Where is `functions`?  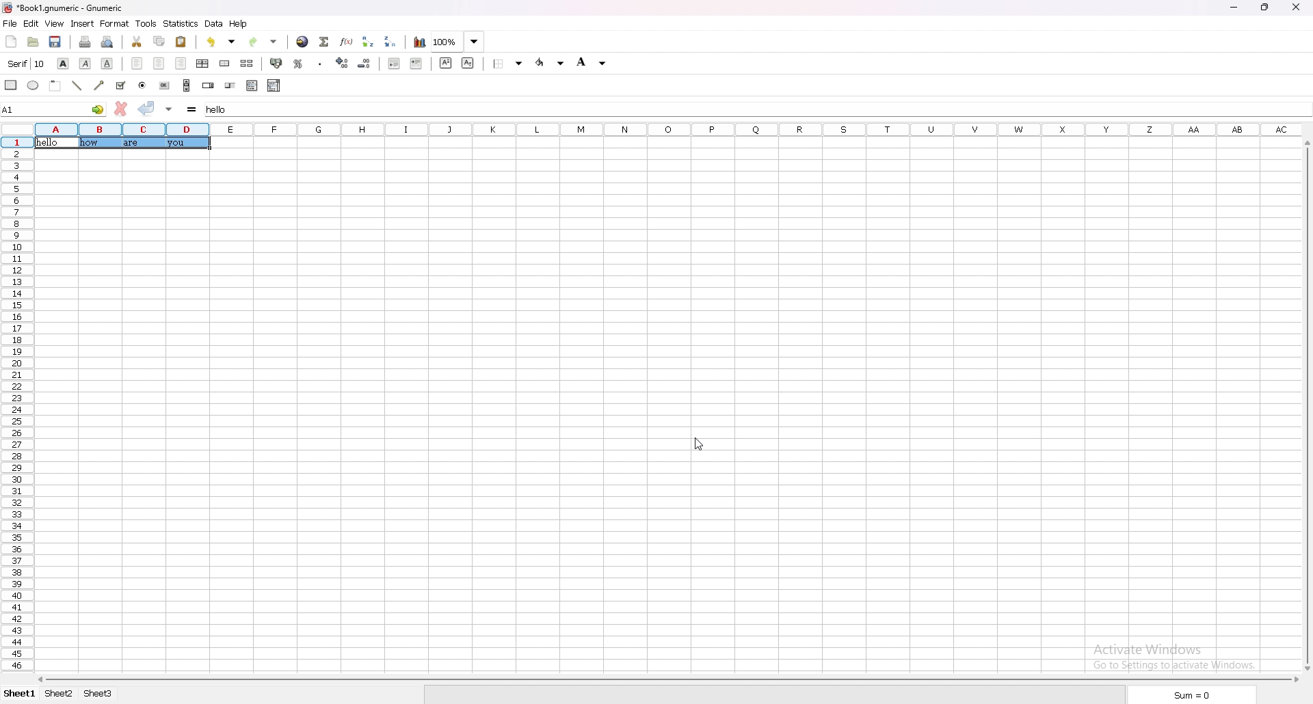 functions is located at coordinates (347, 41).